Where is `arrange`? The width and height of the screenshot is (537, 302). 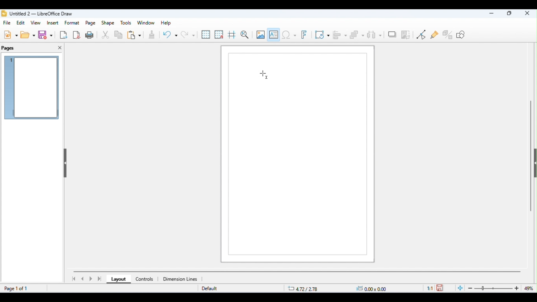 arrange is located at coordinates (357, 35).